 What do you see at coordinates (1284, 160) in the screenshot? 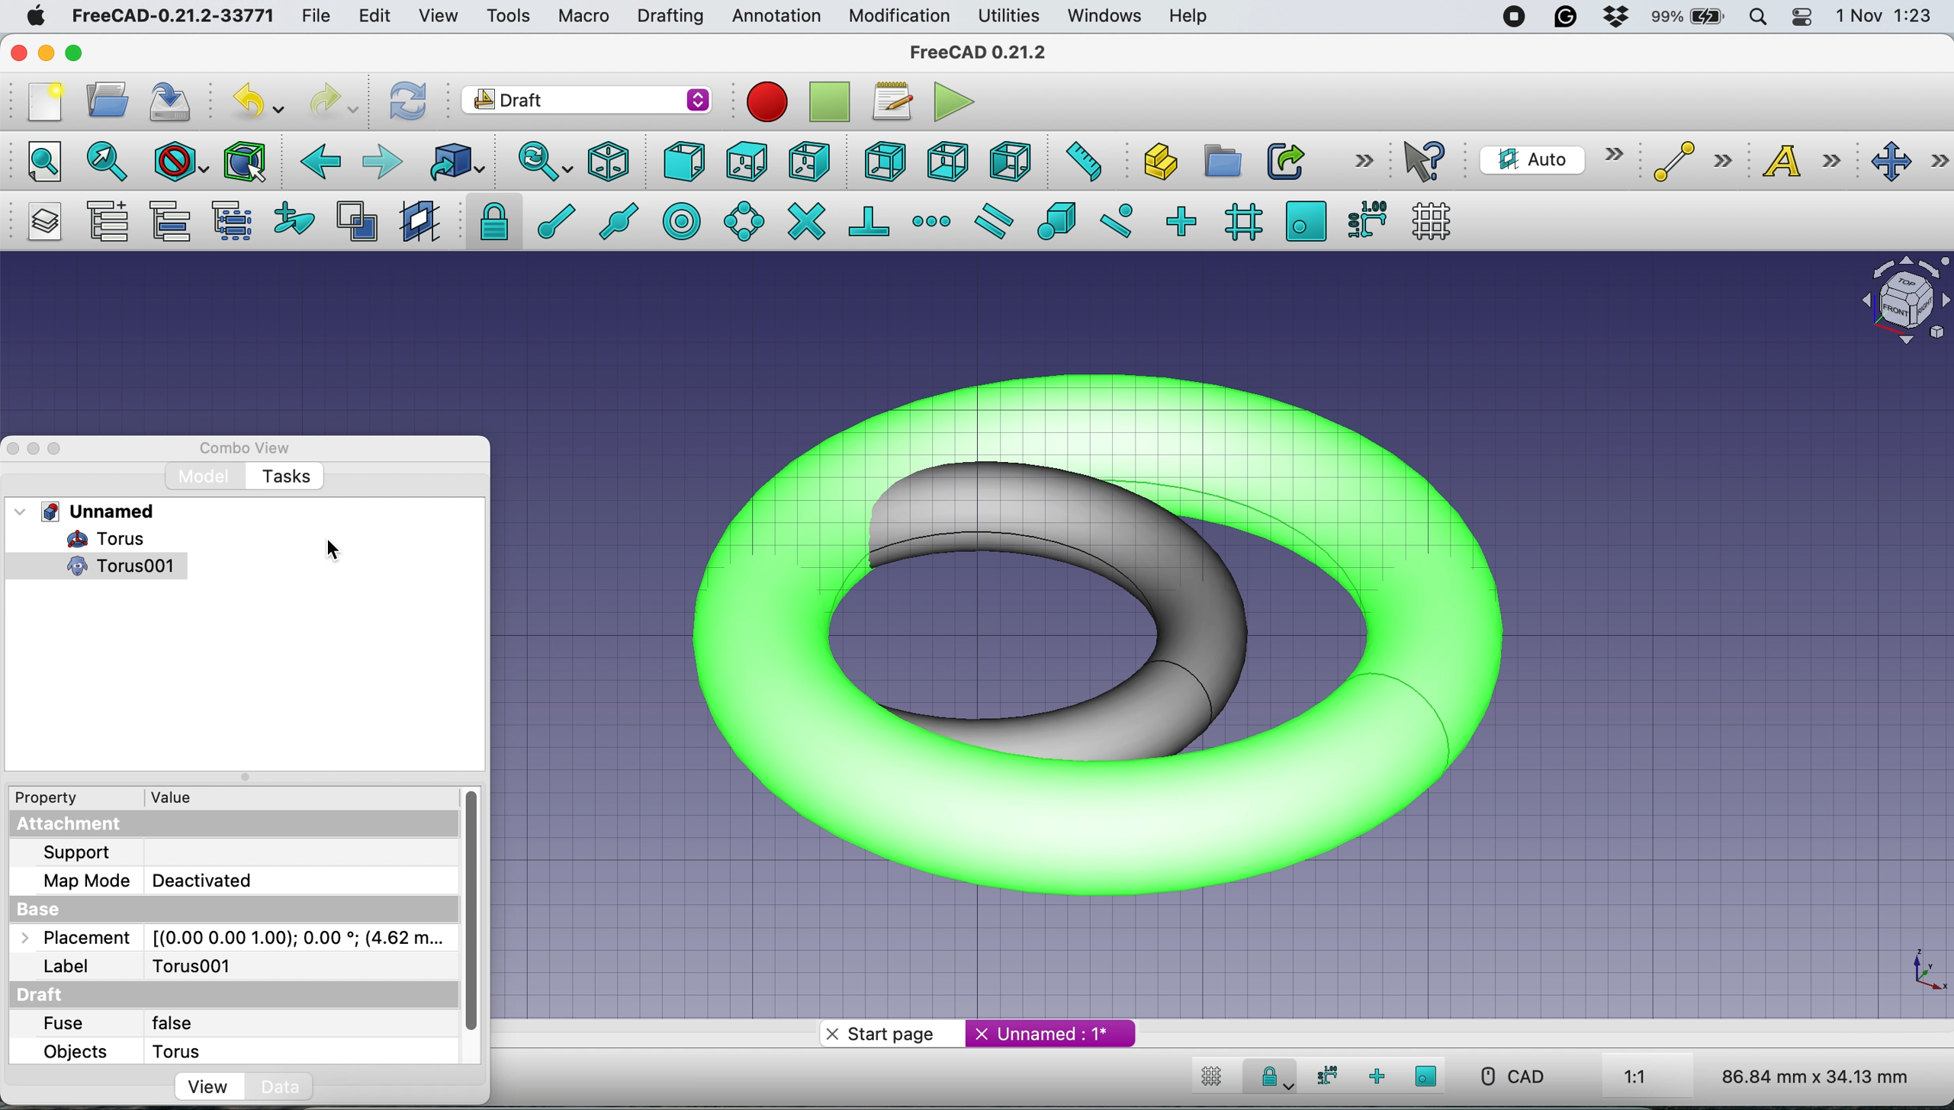
I see `make link` at bounding box center [1284, 160].